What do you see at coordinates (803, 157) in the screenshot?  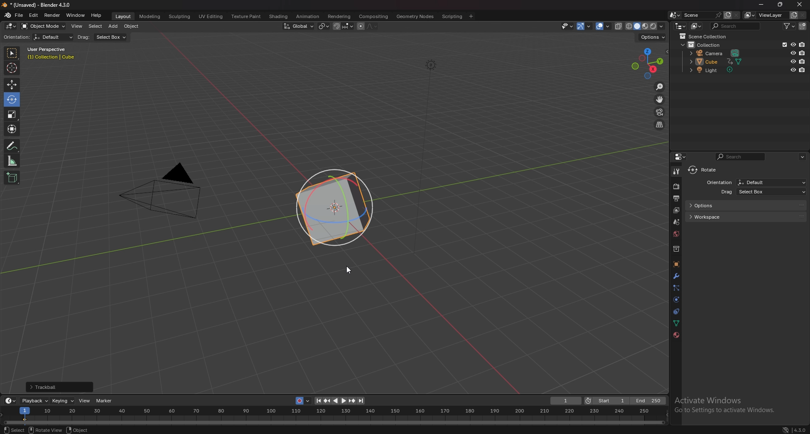 I see `options` at bounding box center [803, 157].